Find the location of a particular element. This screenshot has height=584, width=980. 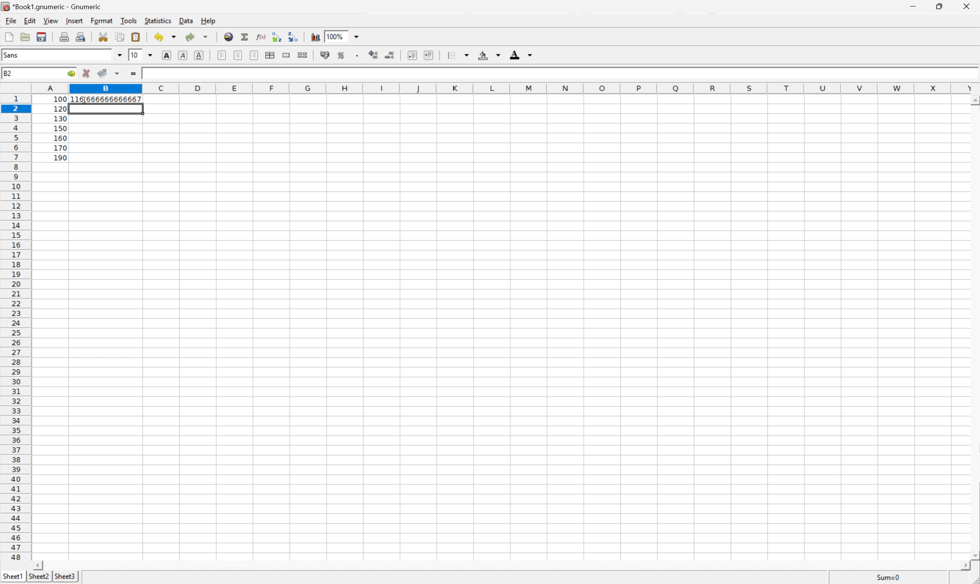

Insert is located at coordinates (75, 20).